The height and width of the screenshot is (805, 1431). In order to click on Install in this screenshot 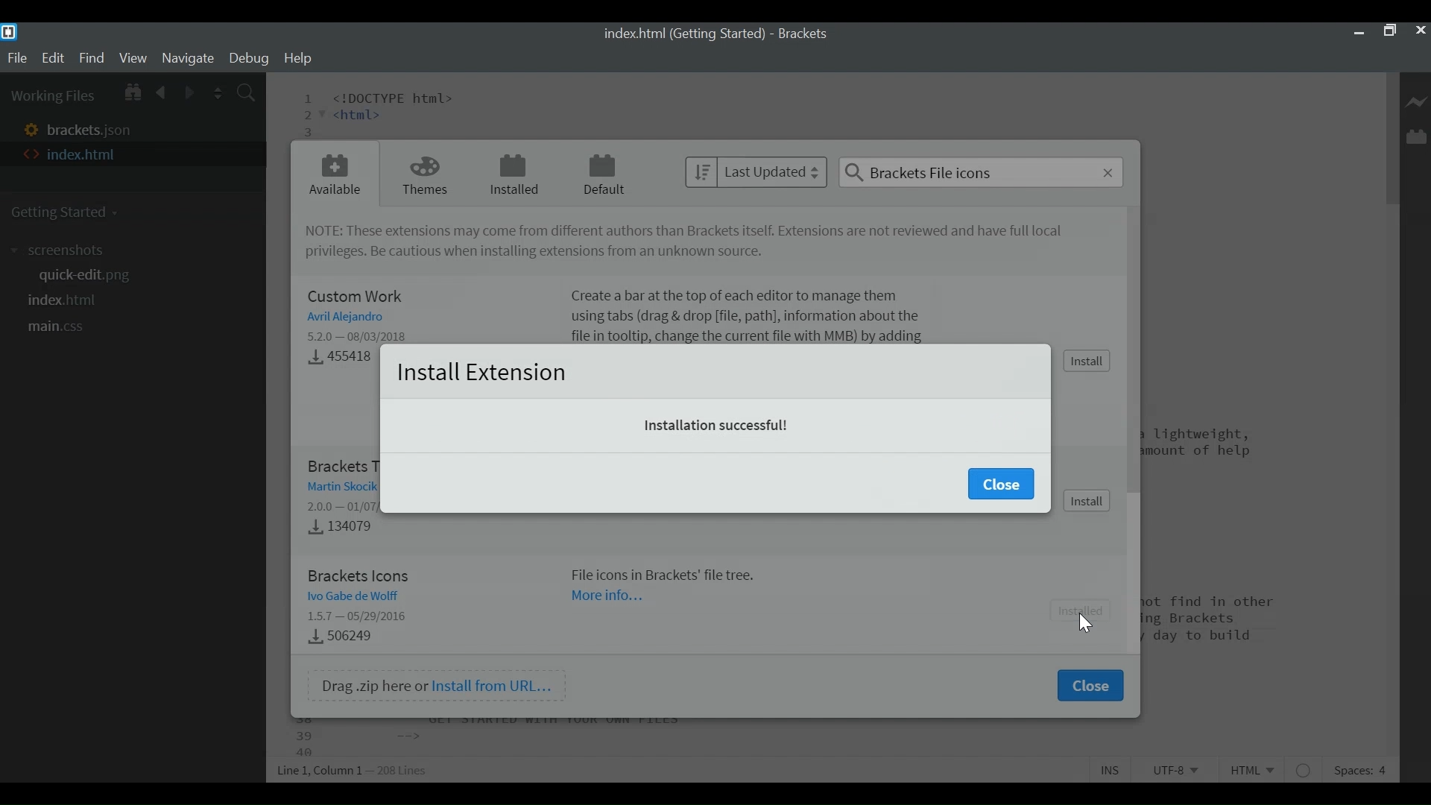, I will do `click(1086, 501)`.